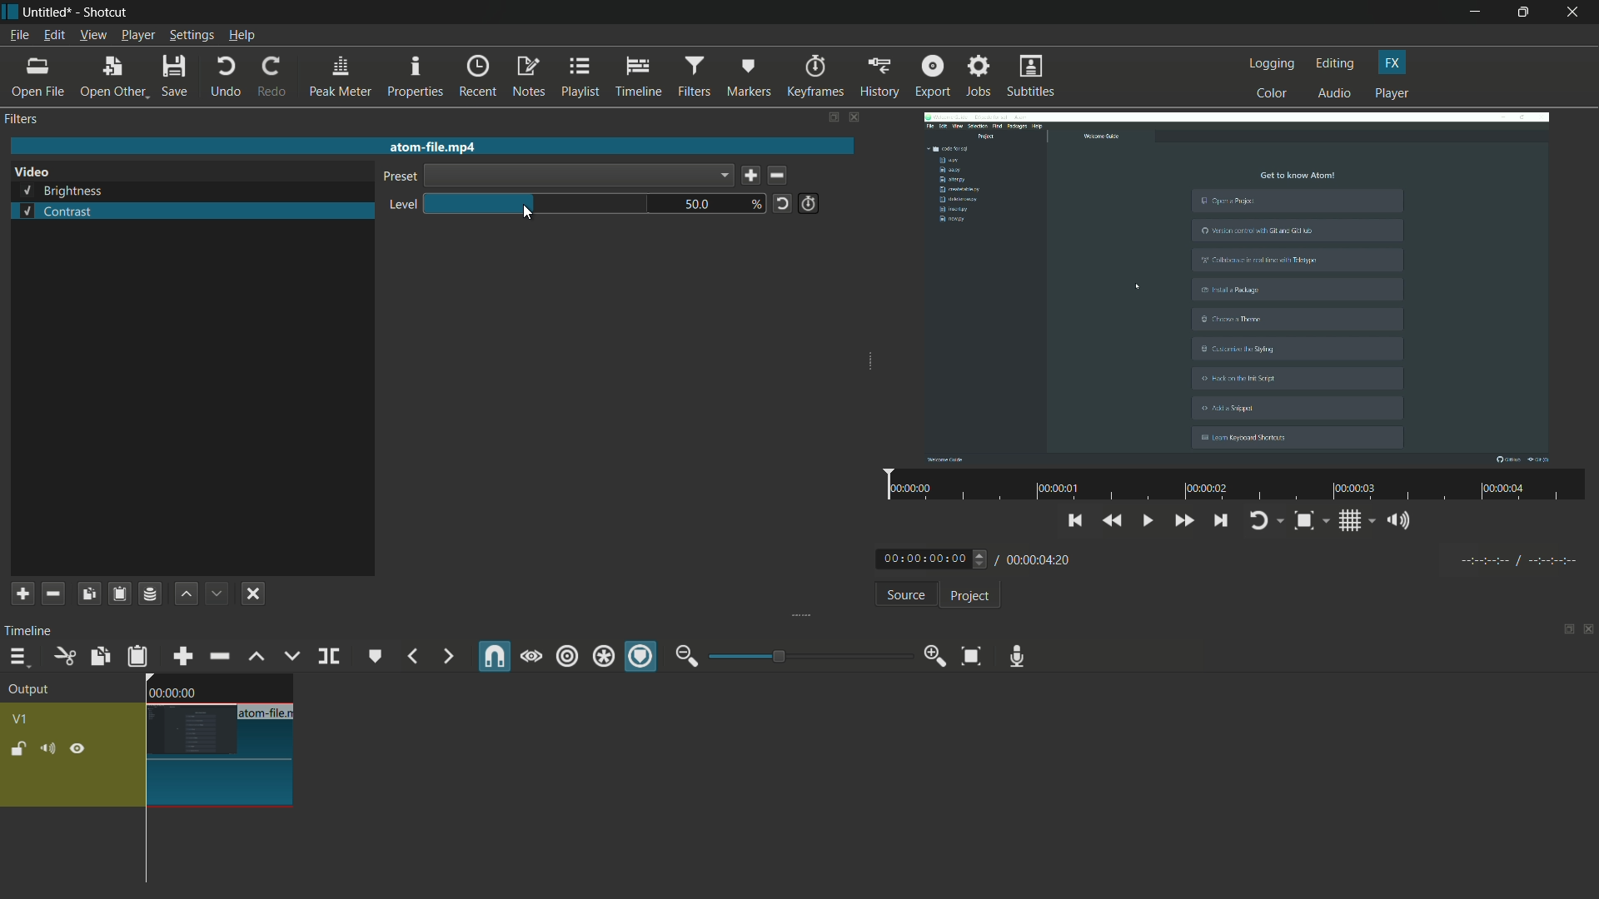 Image resolution: width=1599 pixels, height=899 pixels. Describe the element at coordinates (693, 77) in the screenshot. I see `filters` at that location.